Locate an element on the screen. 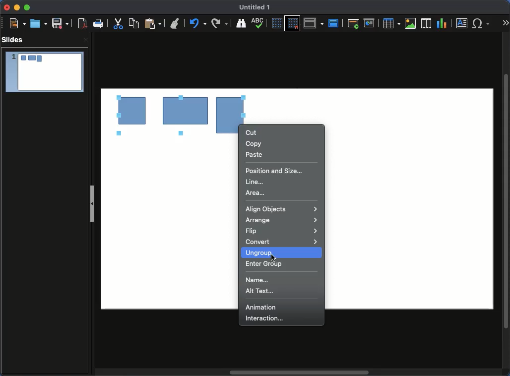 The height and width of the screenshot is (376, 510). Copy is located at coordinates (134, 23).